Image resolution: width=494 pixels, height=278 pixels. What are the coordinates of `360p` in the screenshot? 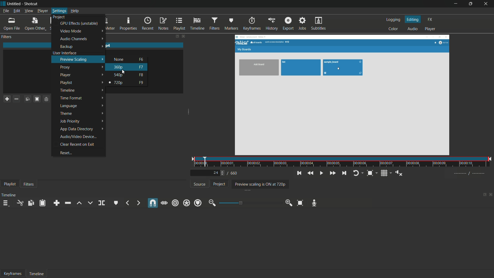 It's located at (119, 67).